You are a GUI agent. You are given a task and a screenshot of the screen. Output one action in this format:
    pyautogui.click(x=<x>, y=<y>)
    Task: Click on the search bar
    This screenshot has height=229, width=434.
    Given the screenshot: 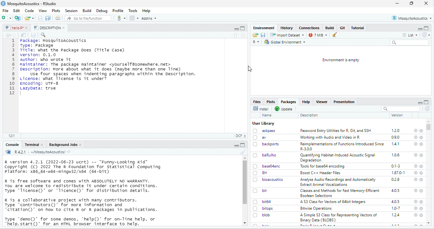 What is the action you would take?
    pyautogui.click(x=401, y=108)
    